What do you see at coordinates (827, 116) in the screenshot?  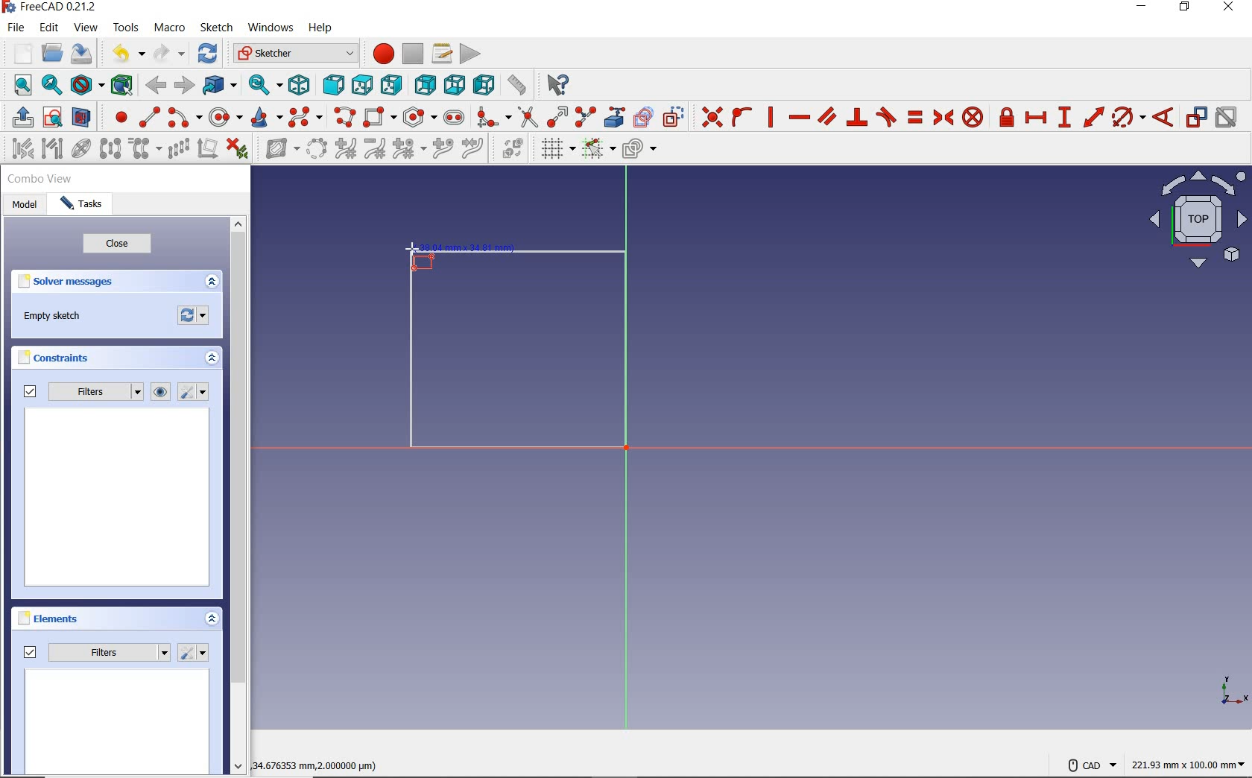 I see `constrain parallel` at bounding box center [827, 116].